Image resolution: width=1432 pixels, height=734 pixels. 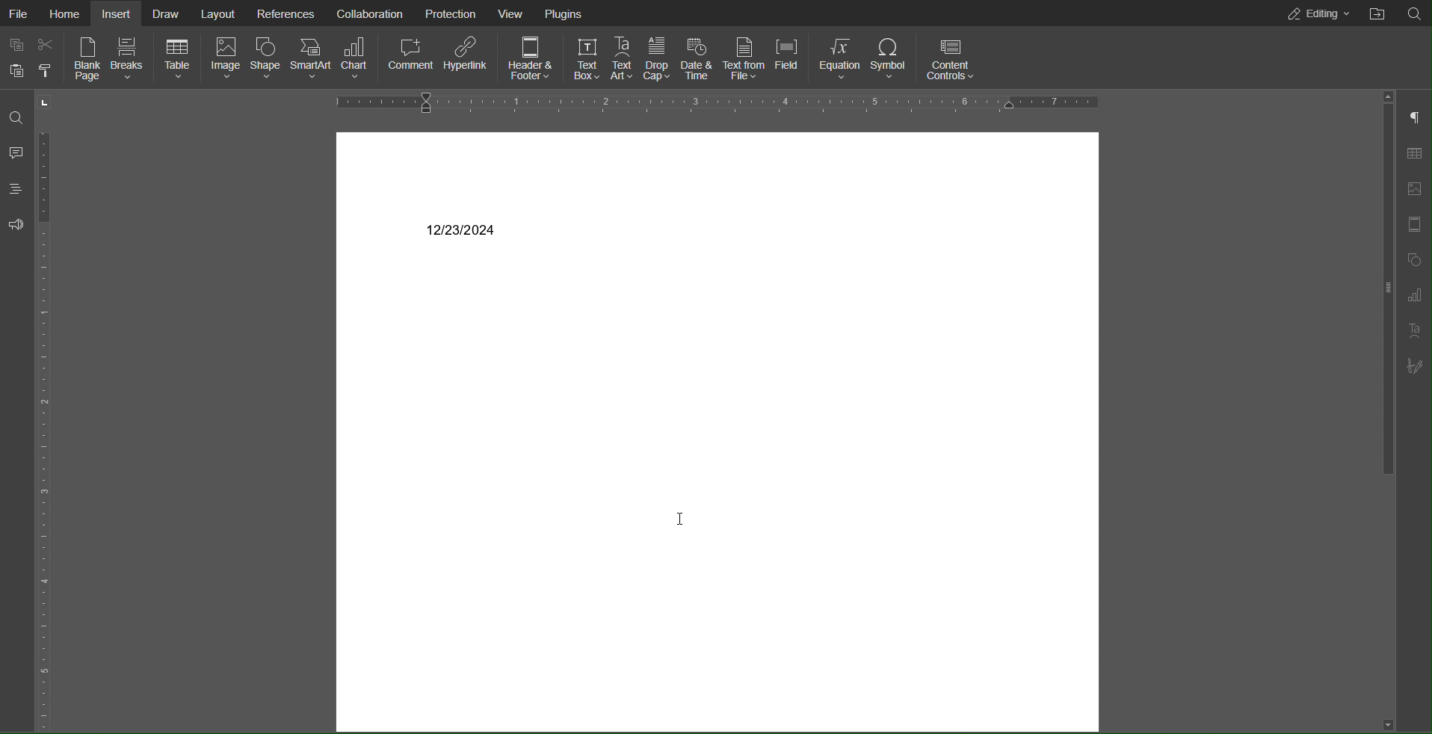 What do you see at coordinates (19, 13) in the screenshot?
I see `File` at bounding box center [19, 13].